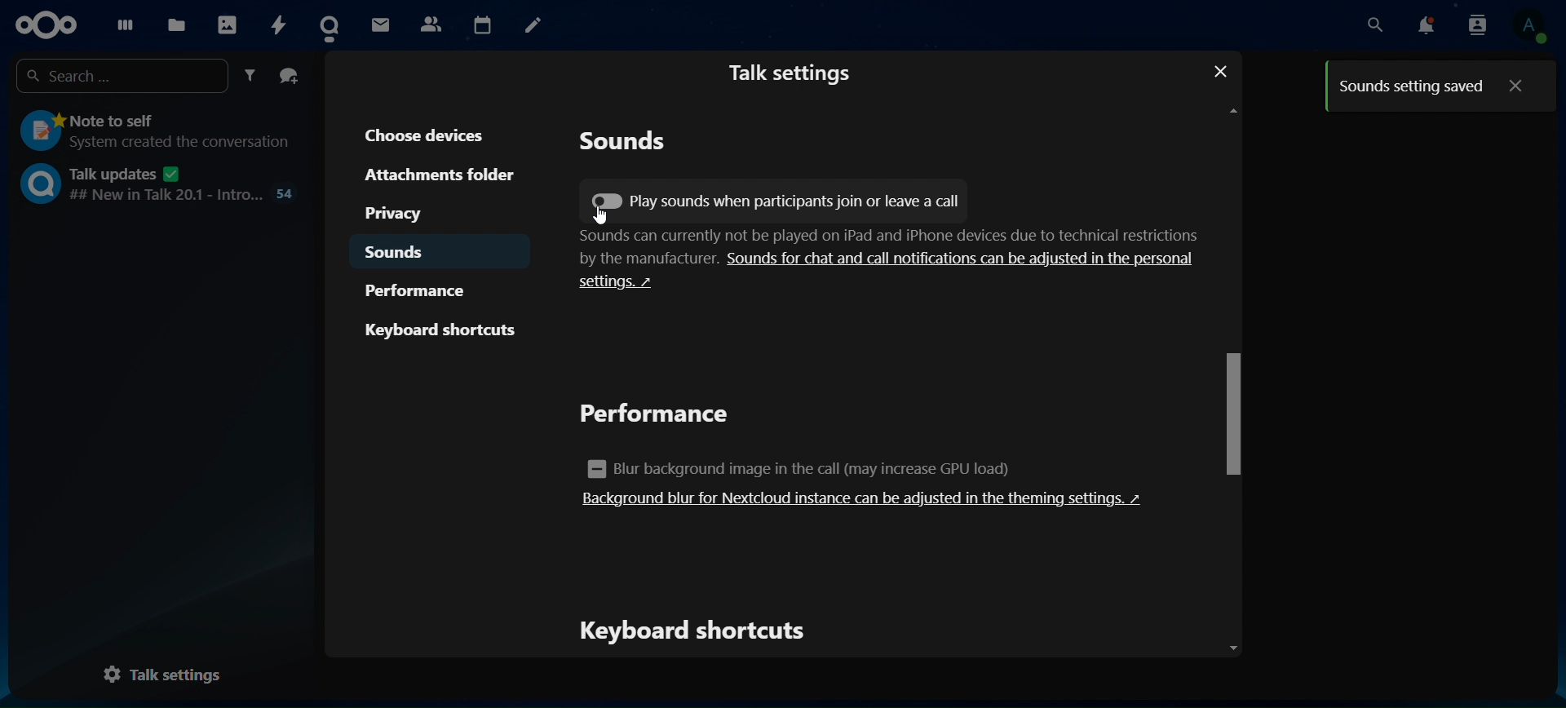 This screenshot has width=1566, height=708. What do you see at coordinates (661, 415) in the screenshot?
I see `performance` at bounding box center [661, 415].